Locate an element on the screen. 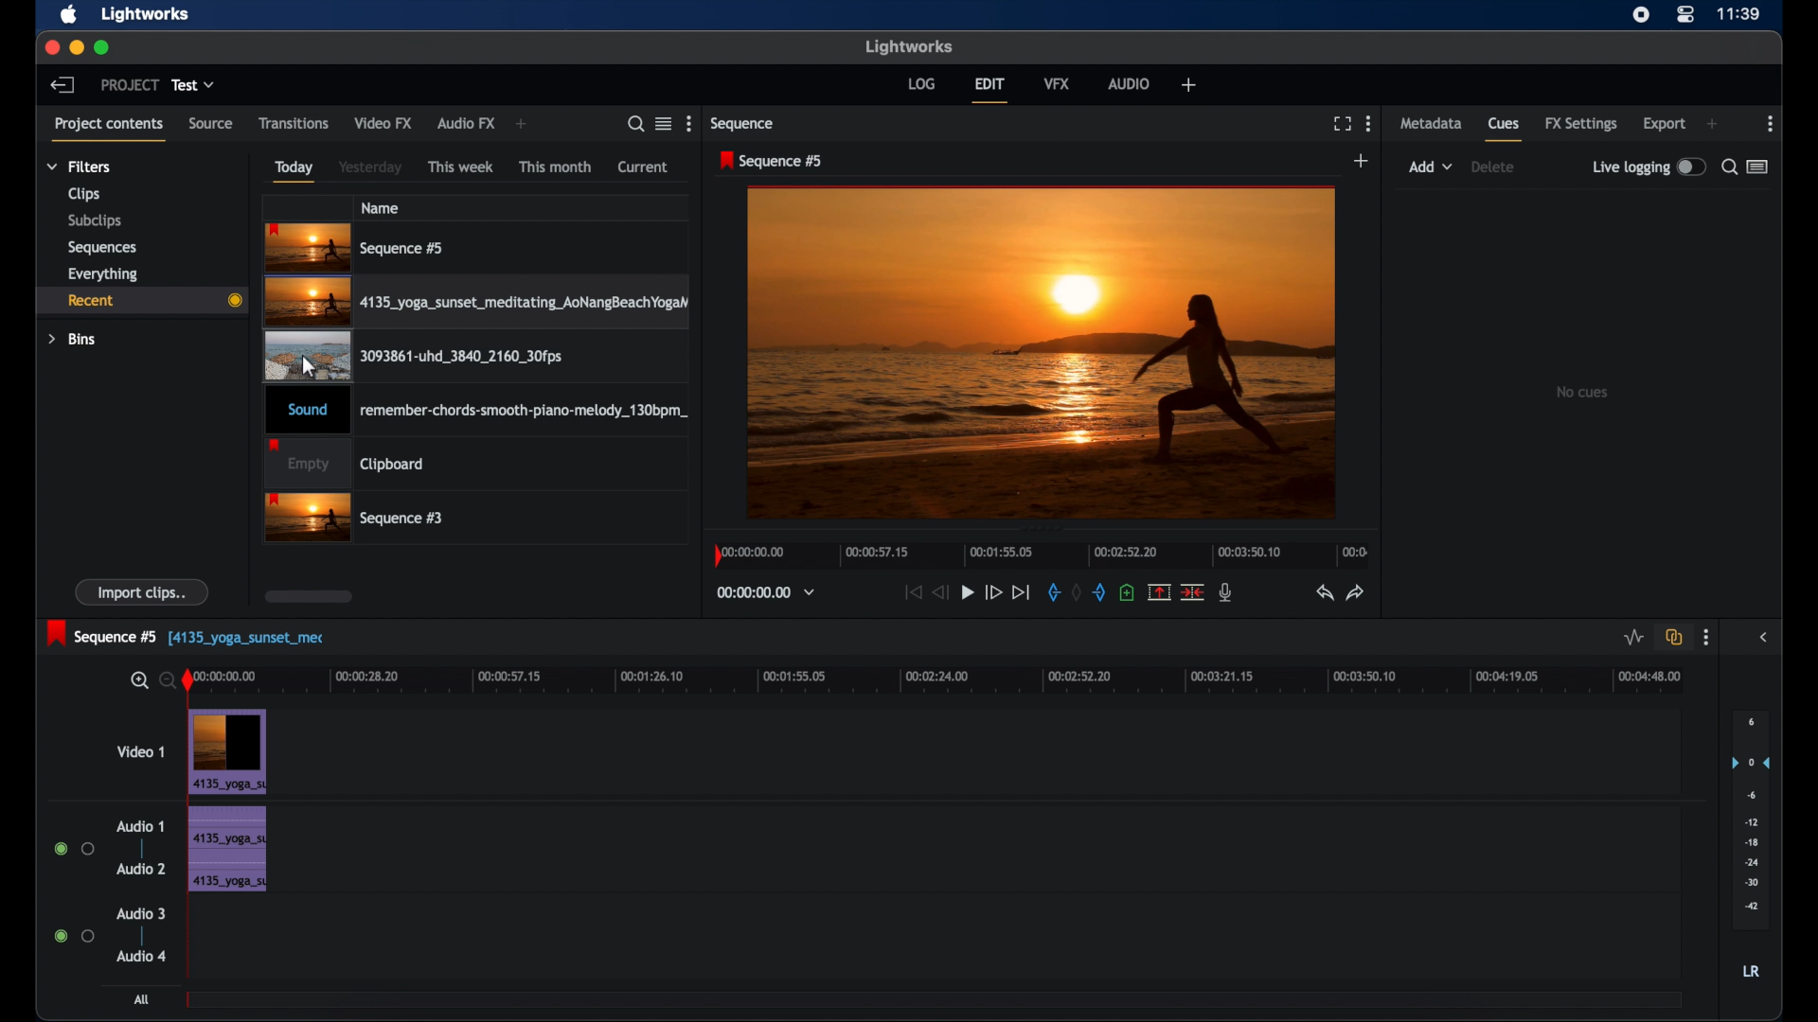  sequence 5 is located at coordinates (772, 161).